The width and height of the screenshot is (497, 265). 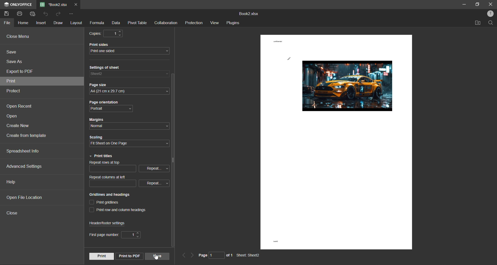 What do you see at coordinates (55, 4) in the screenshot?
I see `filename` at bounding box center [55, 4].